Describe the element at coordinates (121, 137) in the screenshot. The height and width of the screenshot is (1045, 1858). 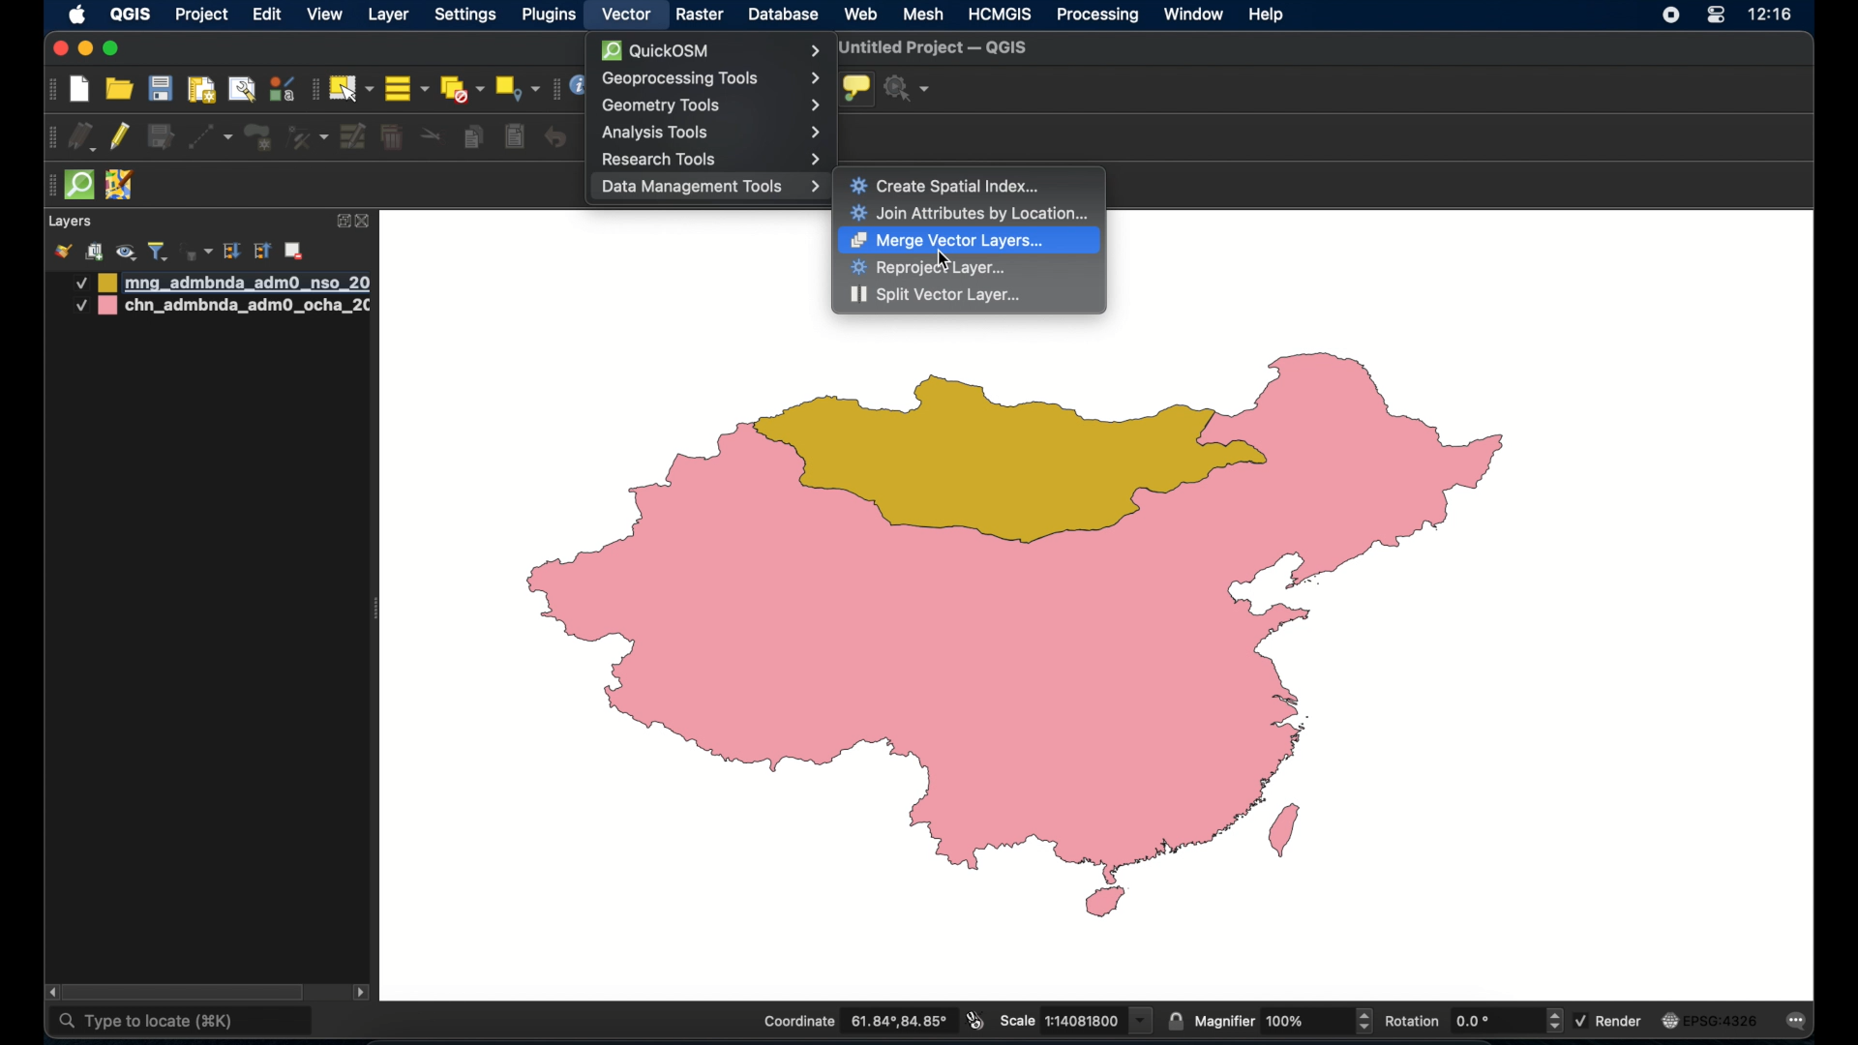
I see `toggle editing` at that location.